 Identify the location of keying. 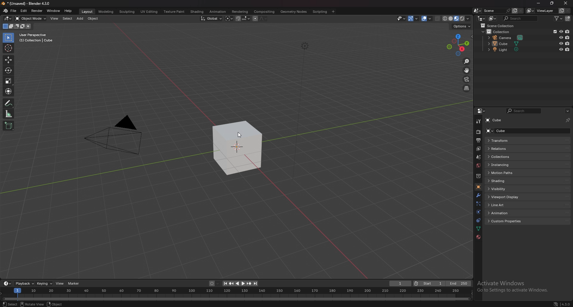
(44, 283).